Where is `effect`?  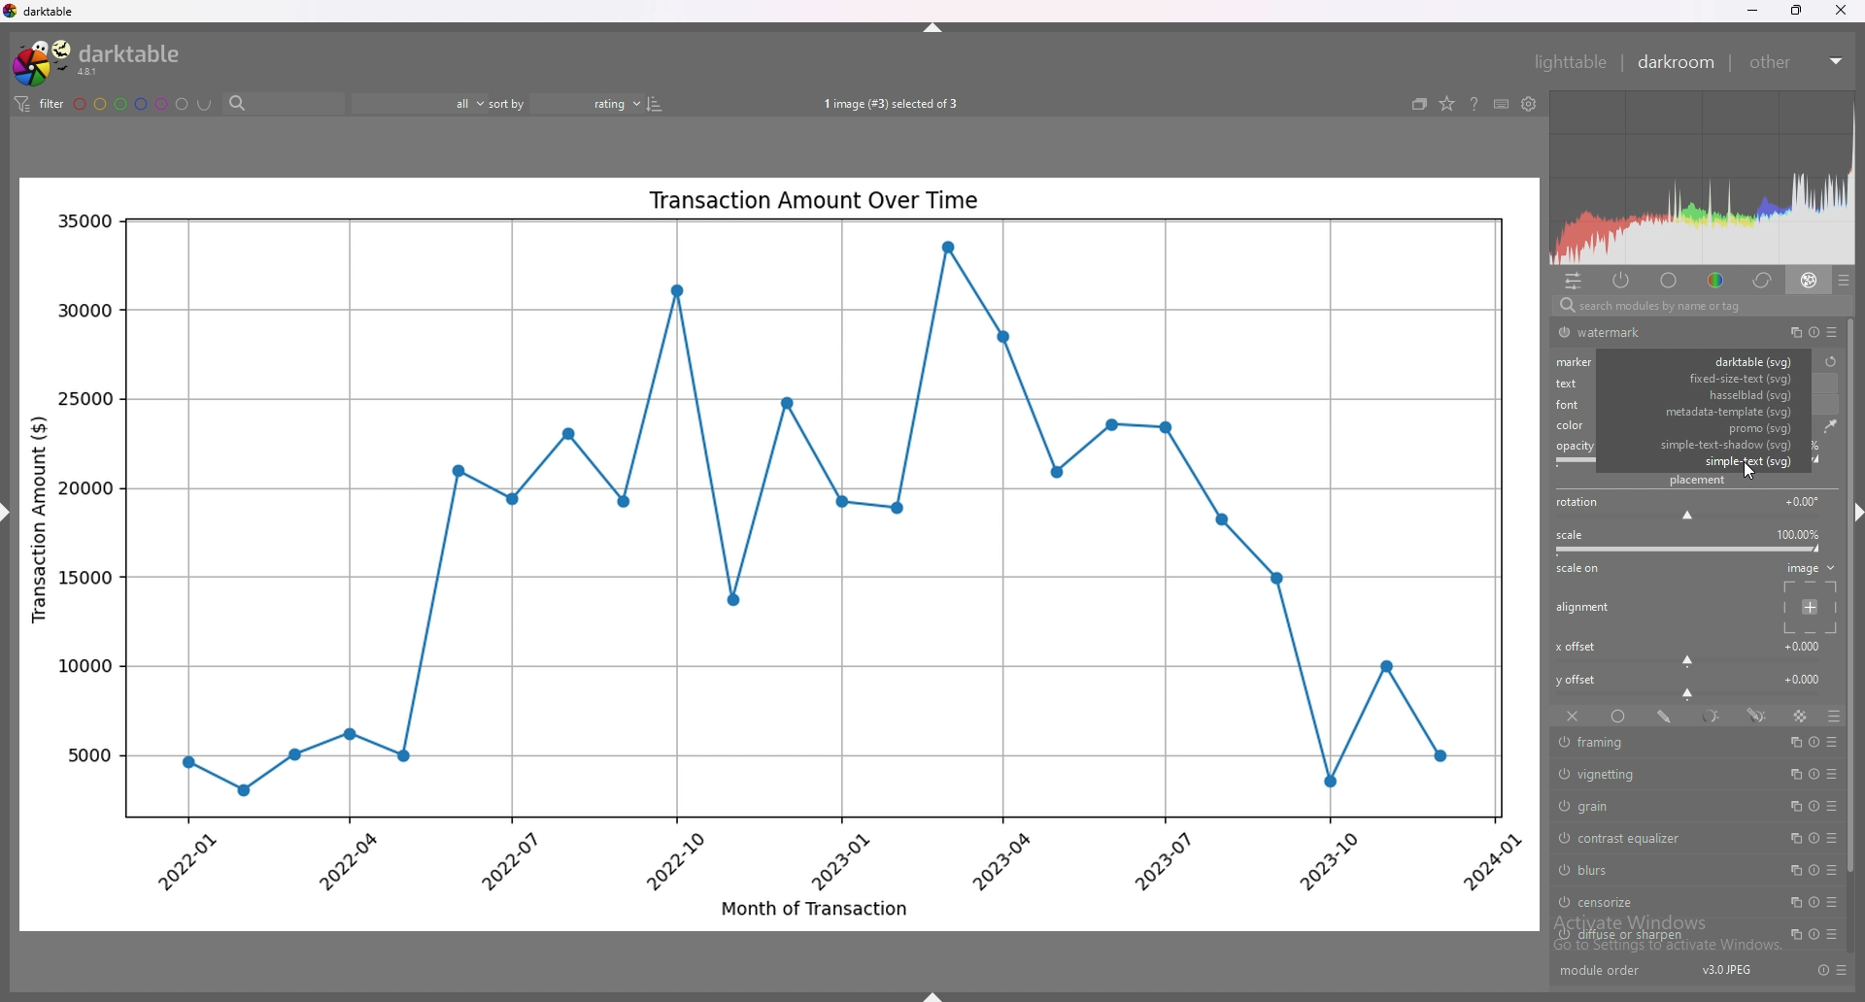
effect is located at coordinates (1810, 281).